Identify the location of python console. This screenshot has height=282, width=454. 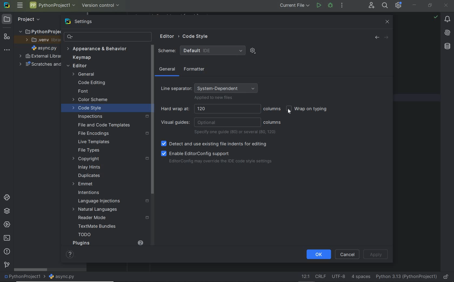
(7, 198).